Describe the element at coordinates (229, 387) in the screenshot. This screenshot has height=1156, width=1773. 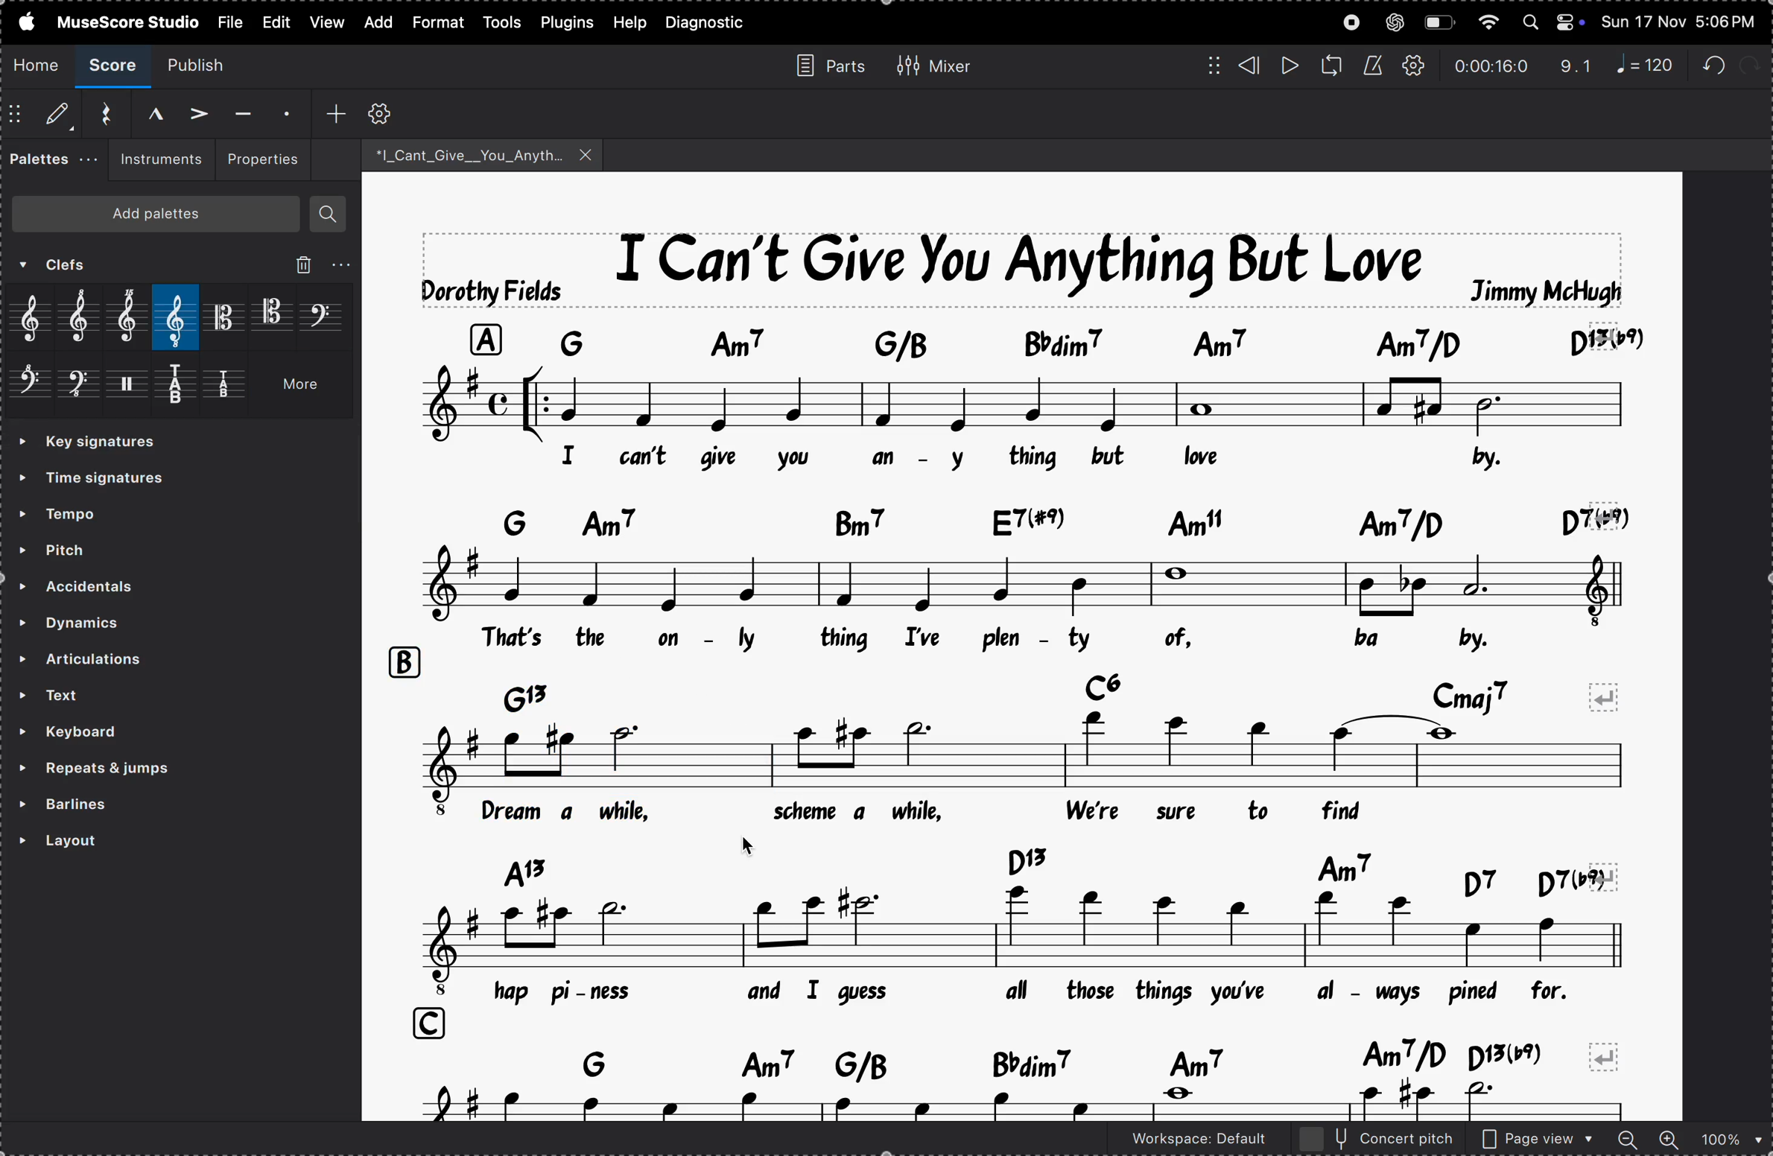
I see `tablature 4lines` at that location.